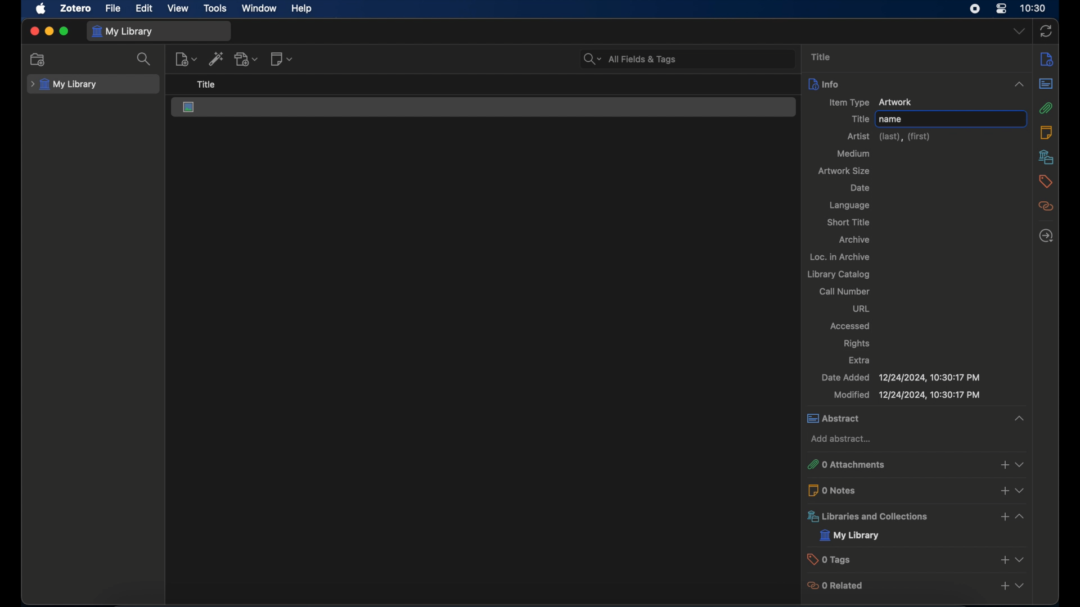  I want to click on loc. in archive, so click(838, 257).